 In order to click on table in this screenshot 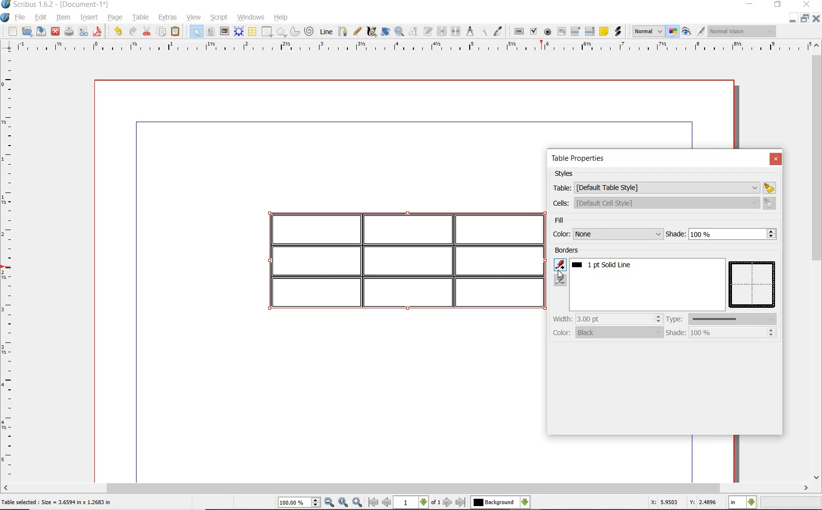, I will do `click(664, 187)`.